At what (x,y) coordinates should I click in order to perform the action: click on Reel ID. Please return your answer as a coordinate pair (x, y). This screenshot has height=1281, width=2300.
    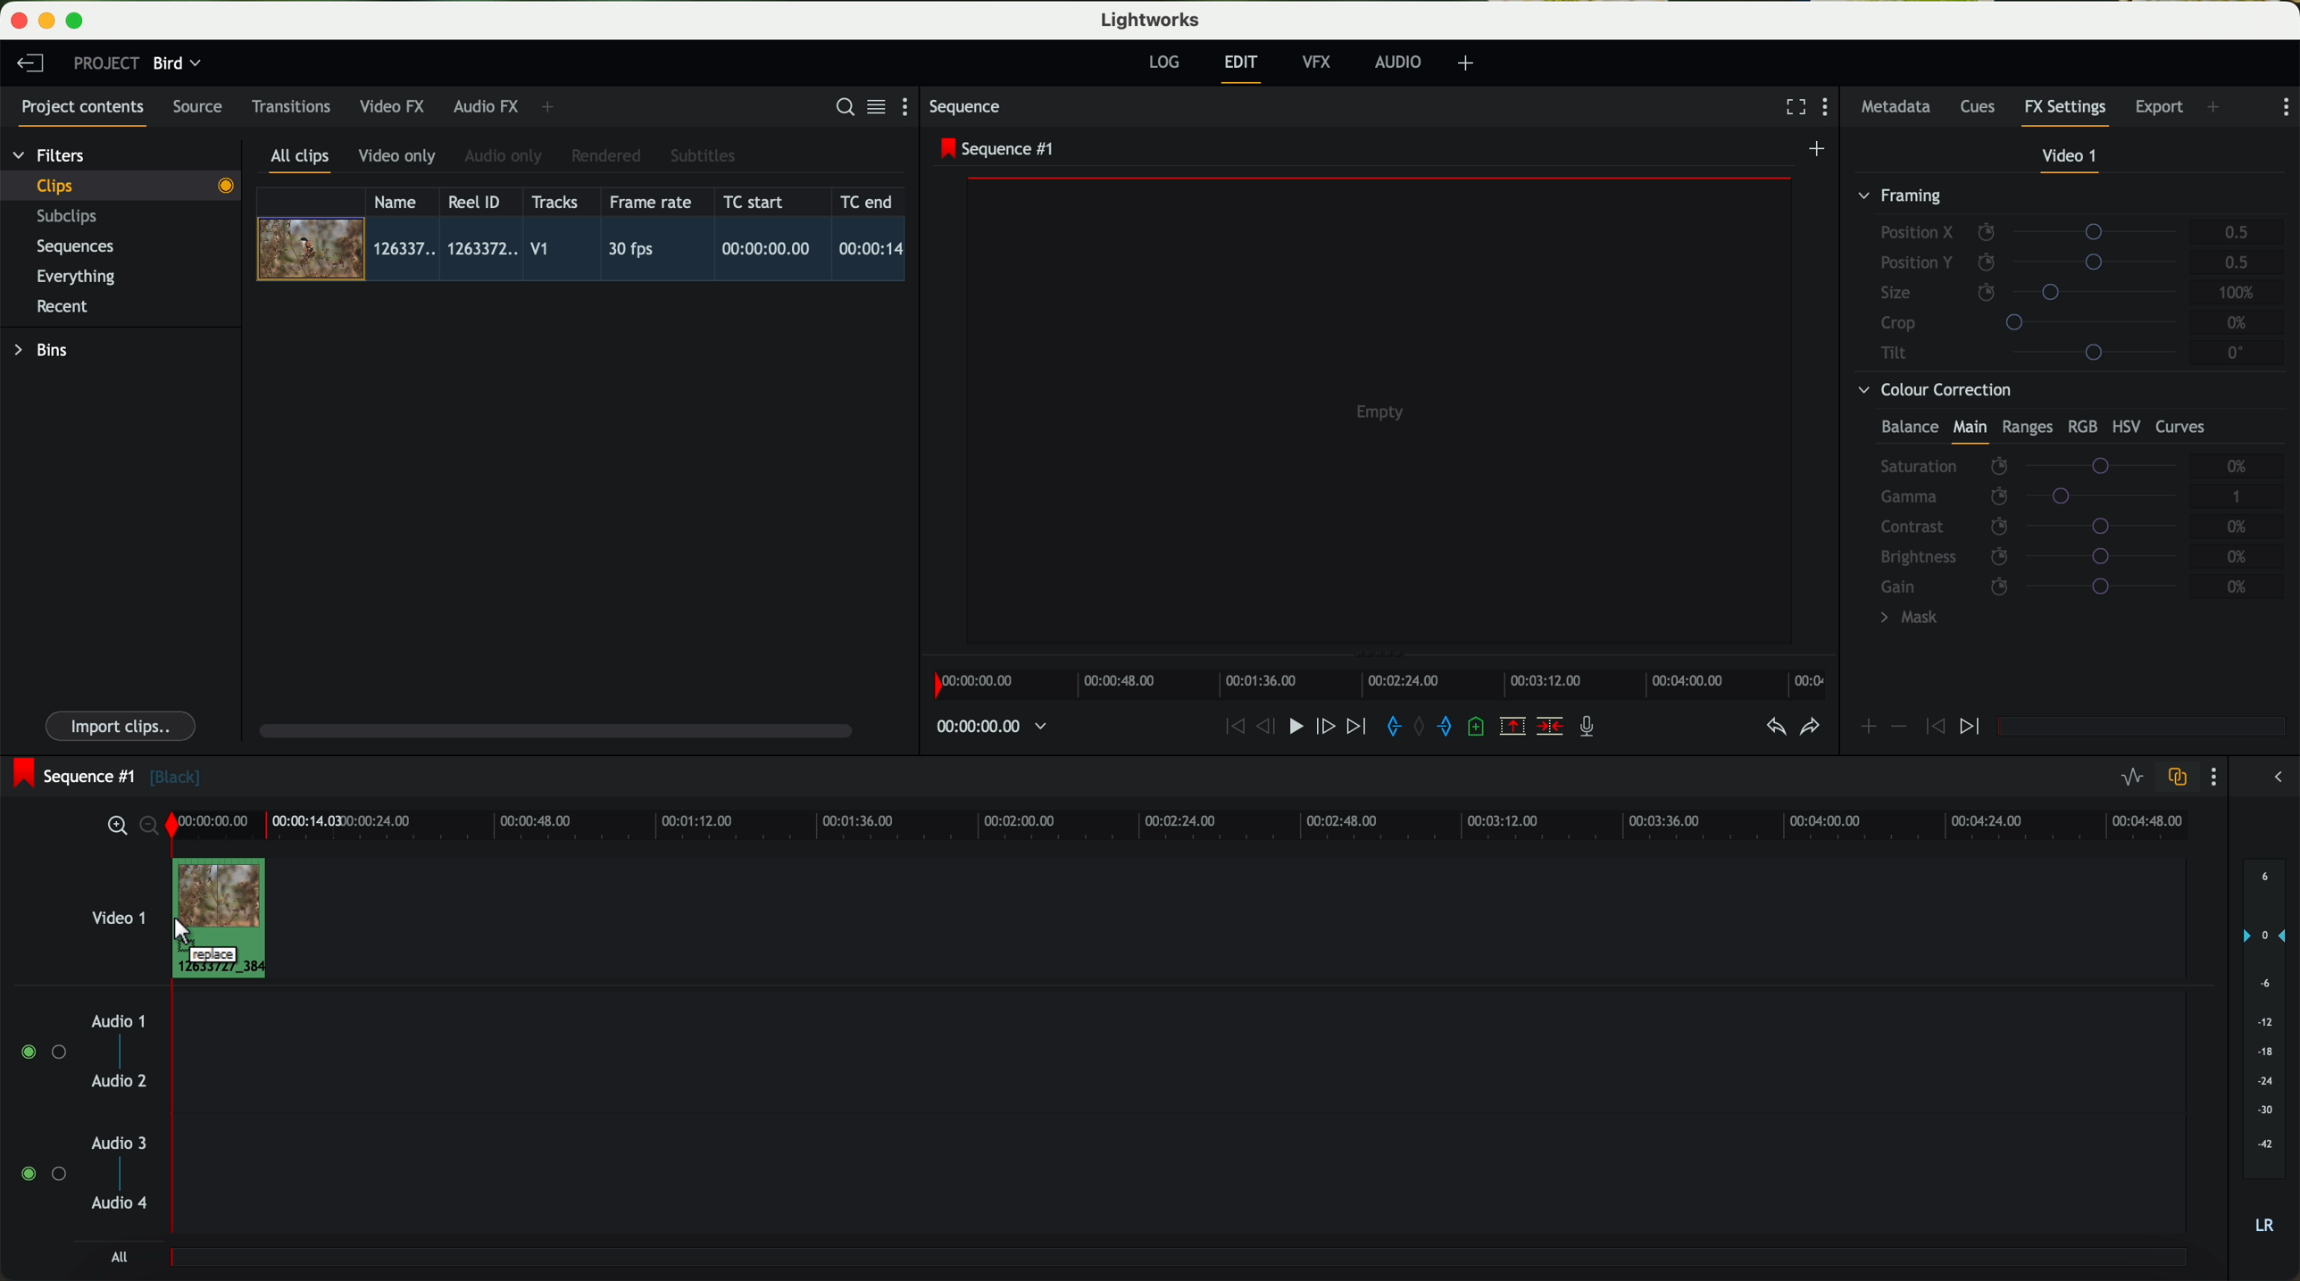
    Looking at the image, I should click on (479, 201).